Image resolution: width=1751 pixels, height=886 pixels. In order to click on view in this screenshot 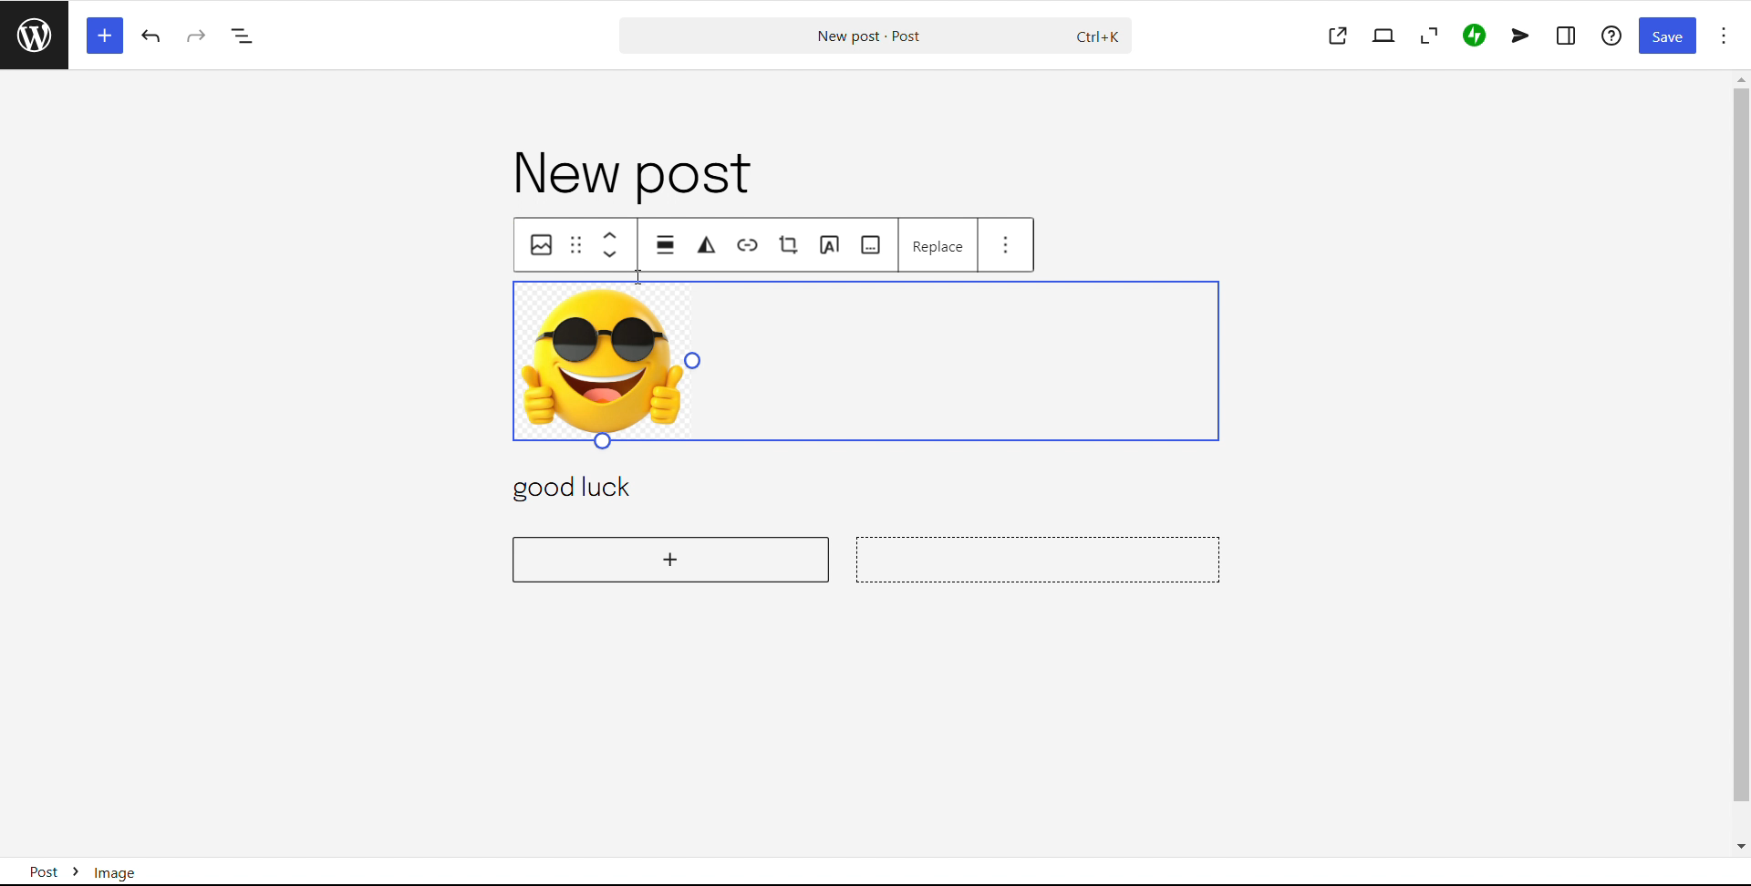, I will do `click(1383, 36)`.